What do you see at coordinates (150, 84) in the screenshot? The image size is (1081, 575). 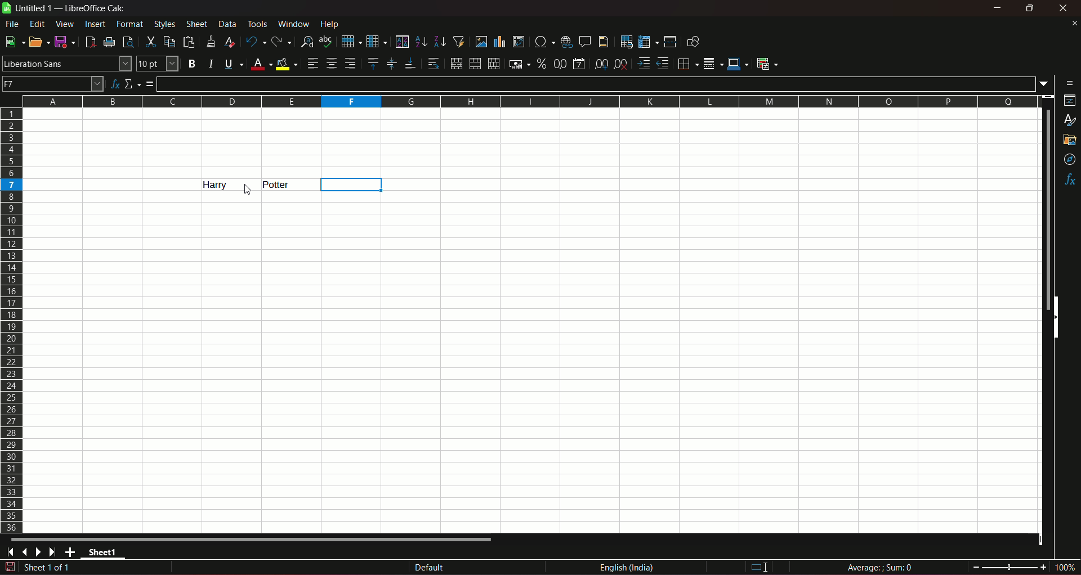 I see `formula` at bounding box center [150, 84].